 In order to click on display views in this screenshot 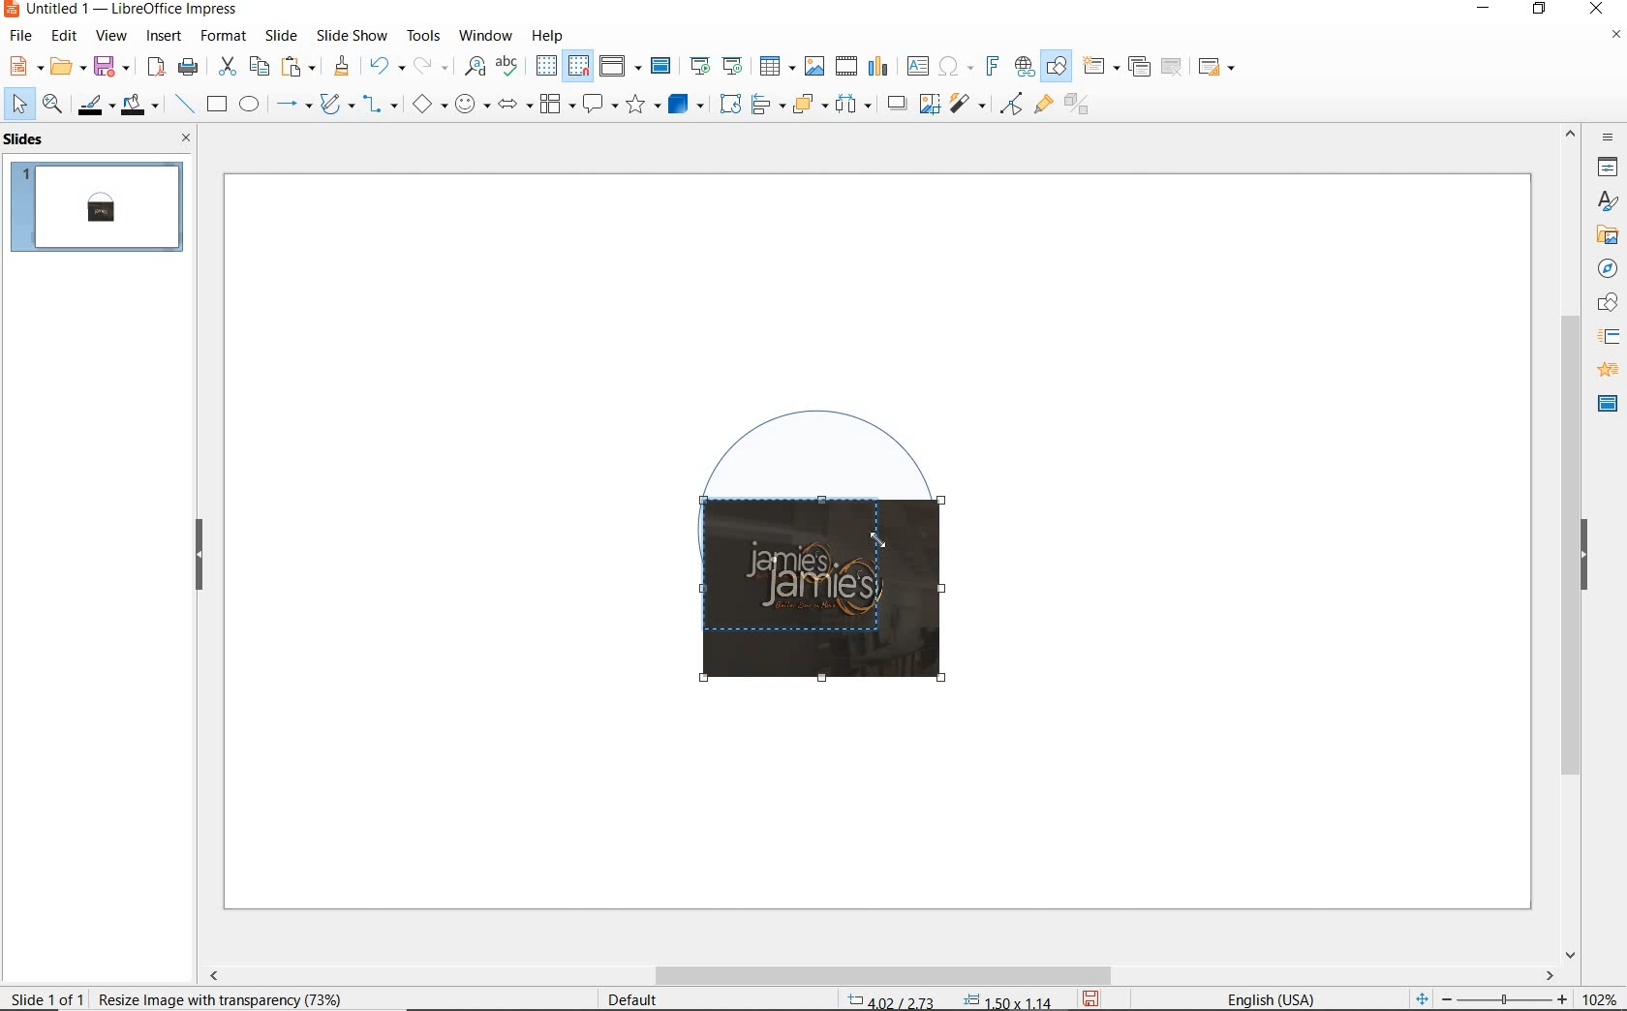, I will do `click(621, 68)`.